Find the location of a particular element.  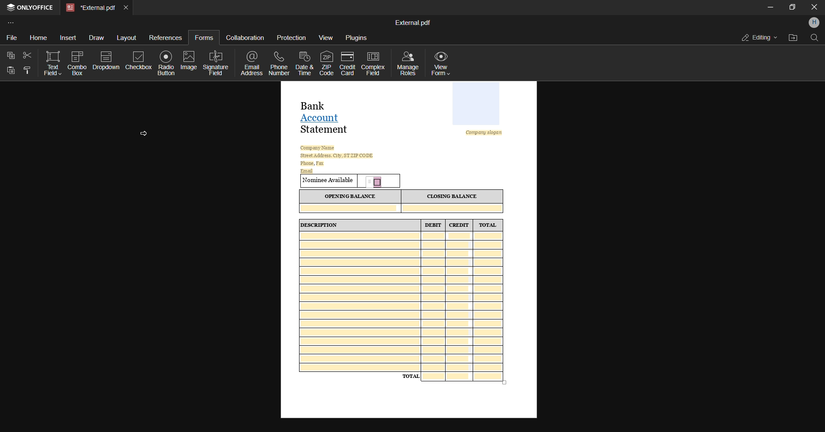

plugins is located at coordinates (356, 38).